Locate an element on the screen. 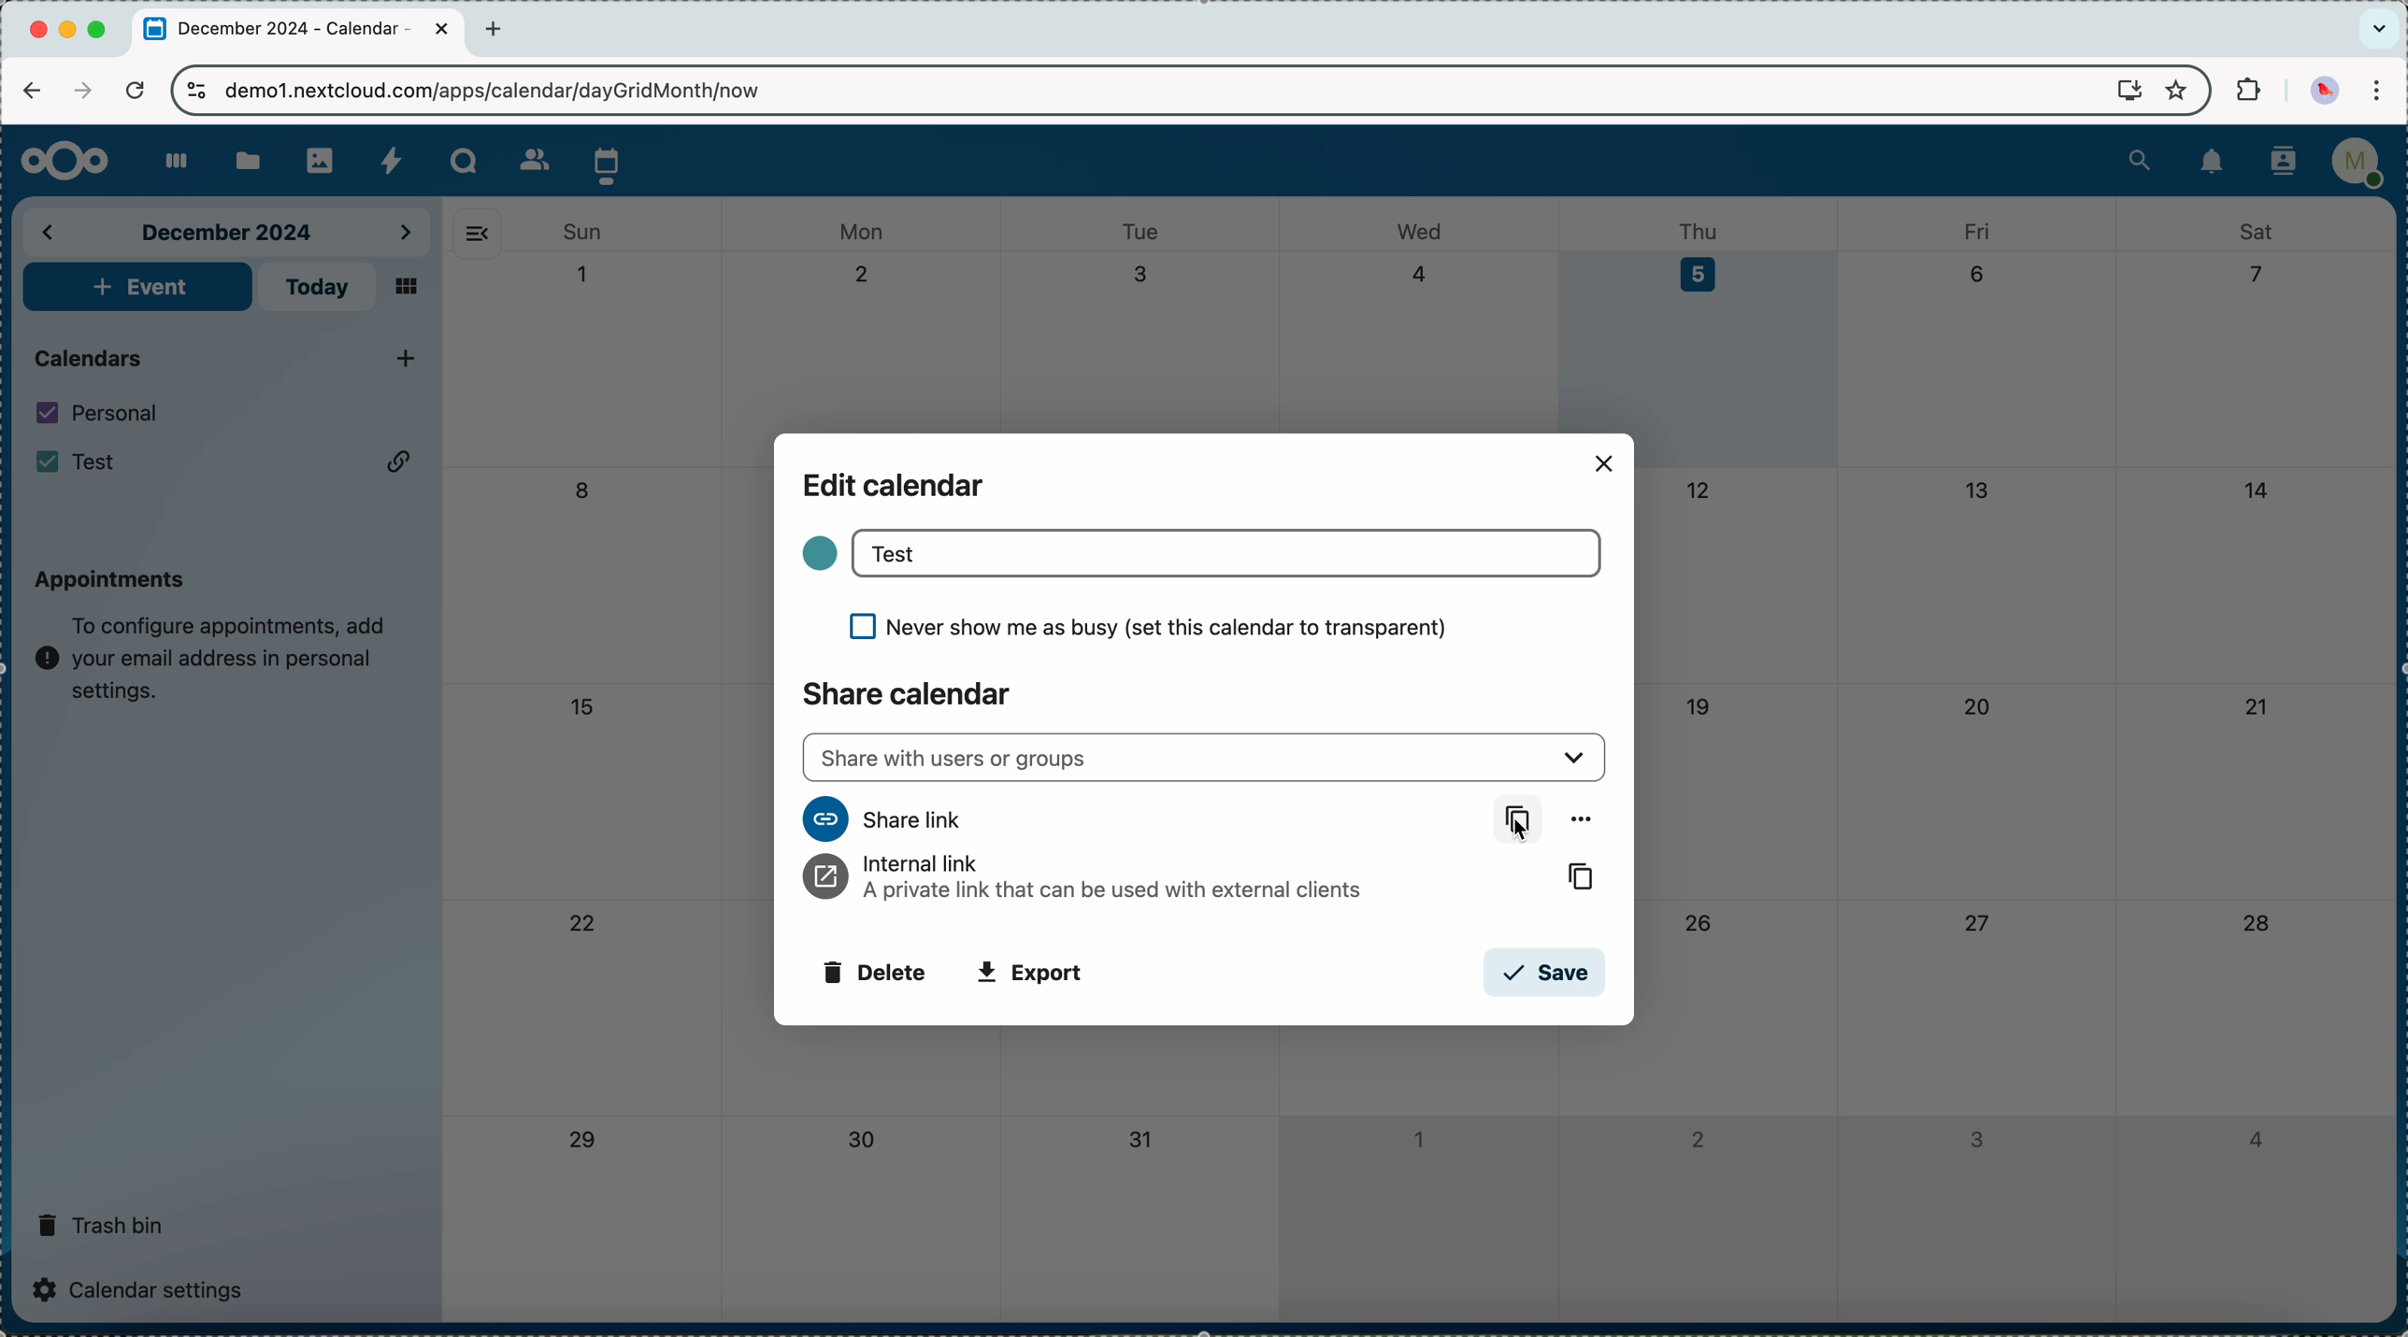  favorites is located at coordinates (2174, 89).